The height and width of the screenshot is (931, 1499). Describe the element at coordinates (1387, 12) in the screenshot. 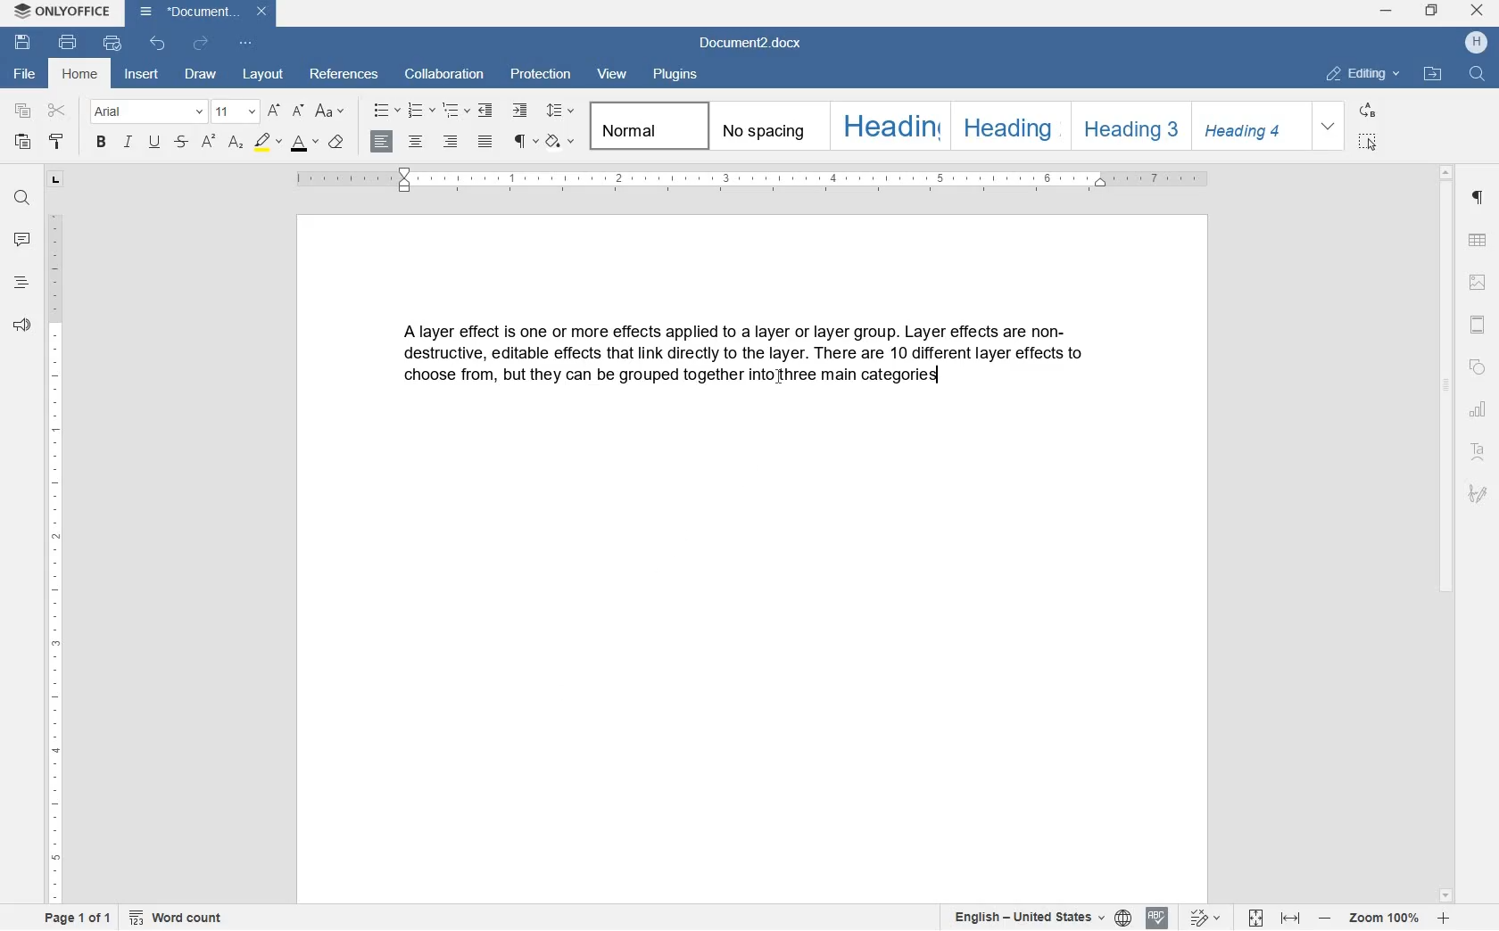

I see `minimize` at that location.